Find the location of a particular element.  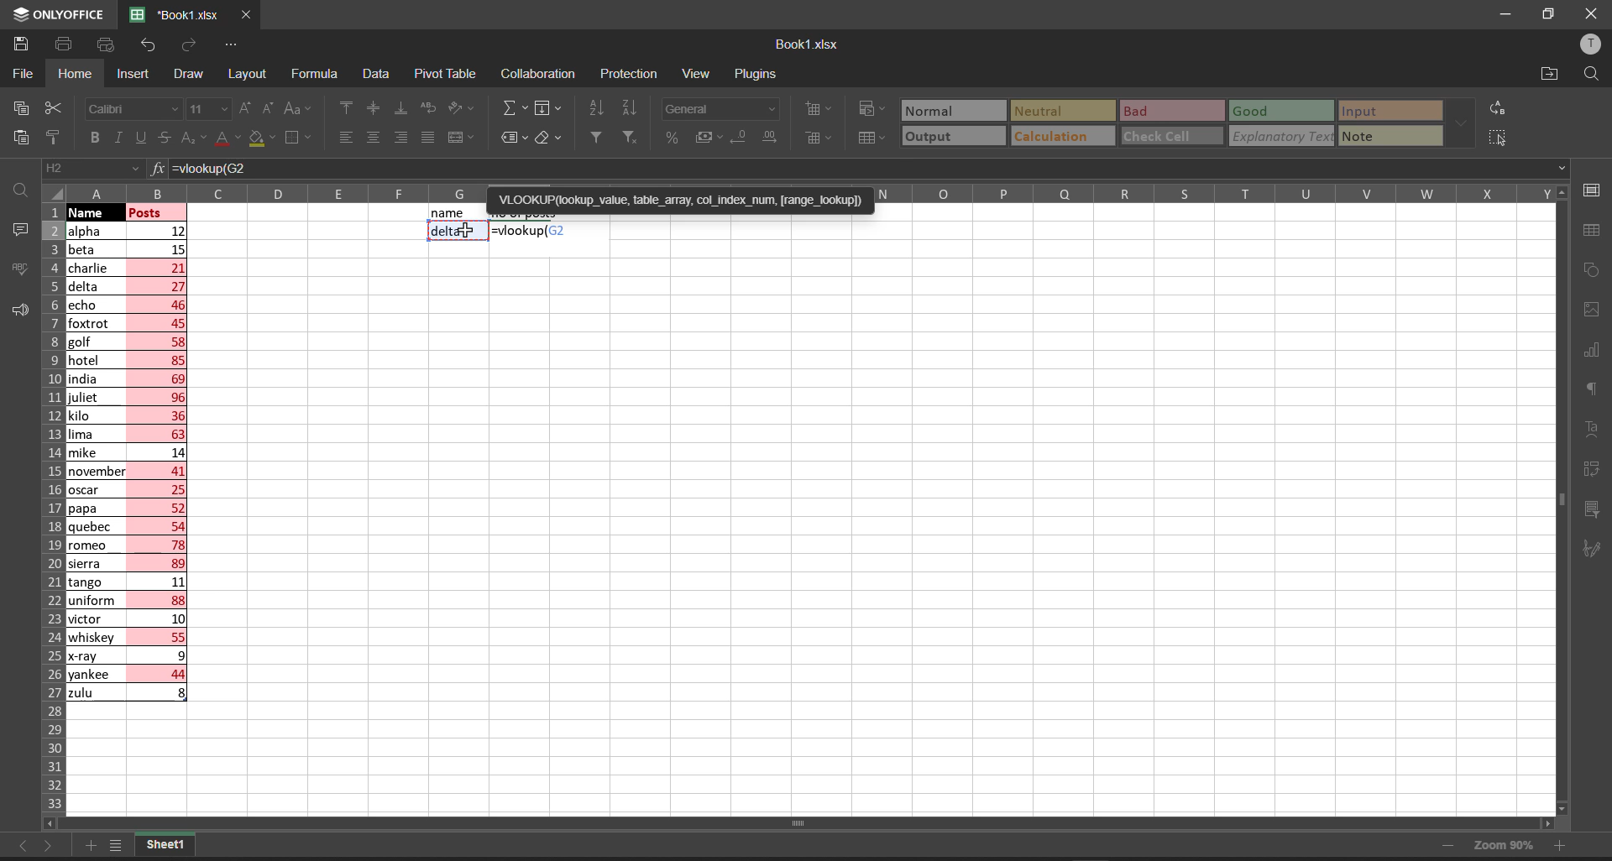

names is located at coordinates (93, 462).